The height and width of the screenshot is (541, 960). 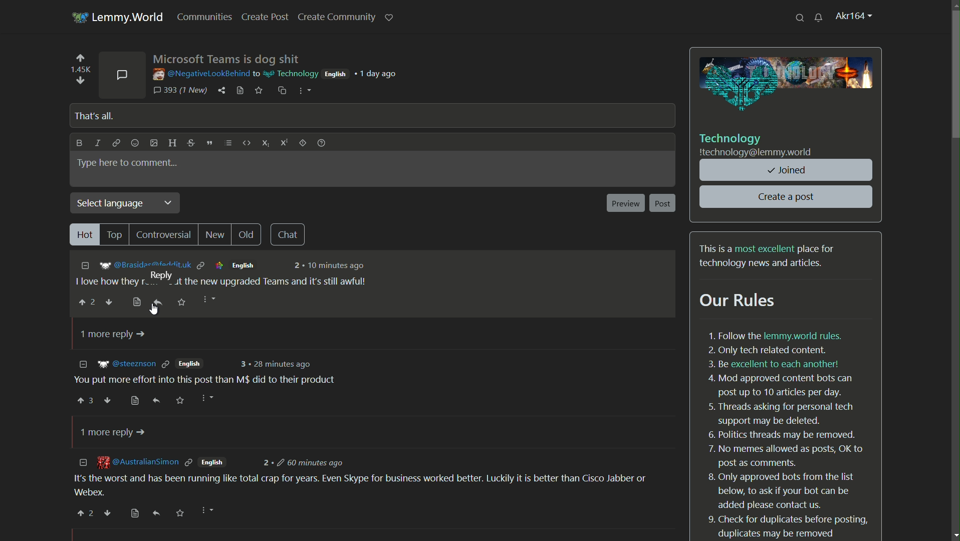 I want to click on 393 comments, so click(x=180, y=91).